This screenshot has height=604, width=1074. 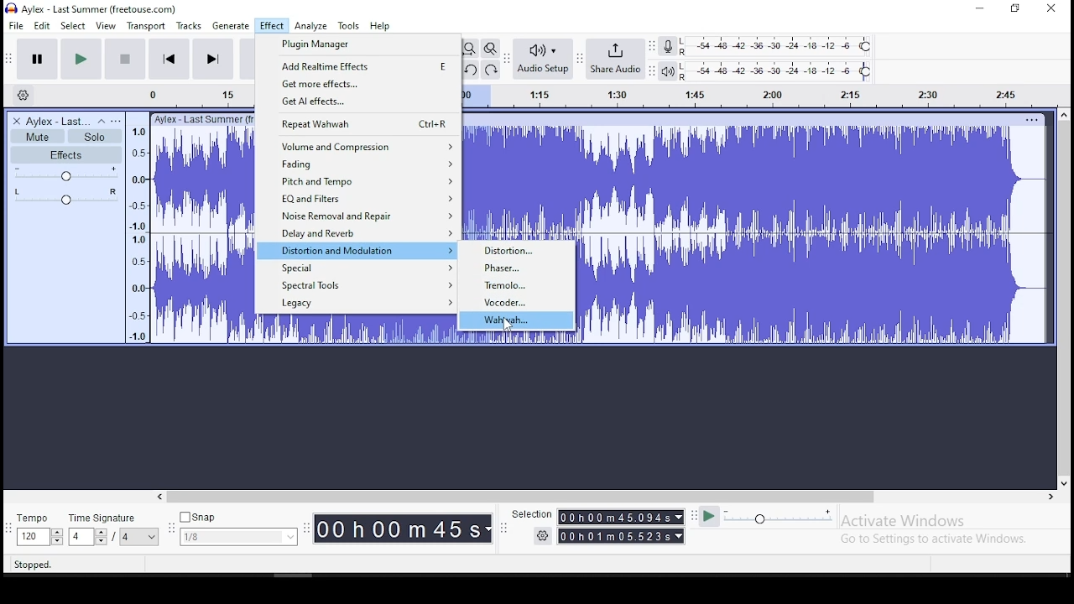 What do you see at coordinates (357, 216) in the screenshot?
I see `noise removal` at bounding box center [357, 216].